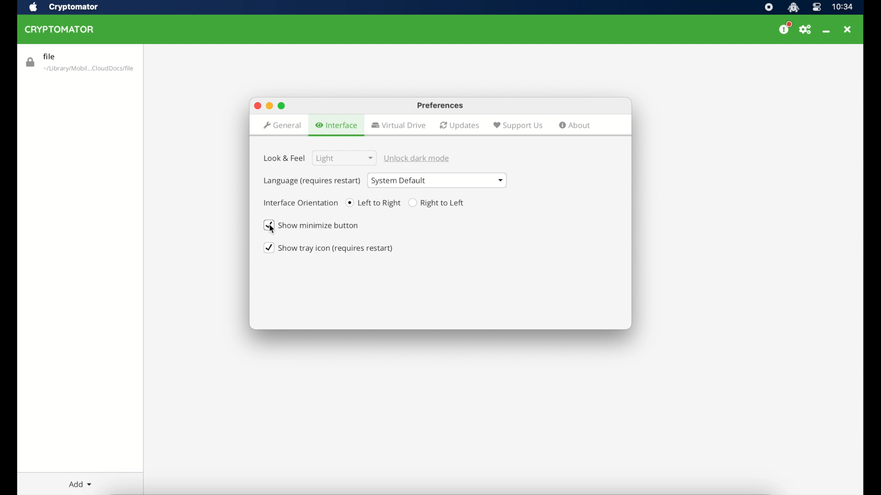 This screenshot has height=495, width=881. I want to click on control center, so click(816, 7).